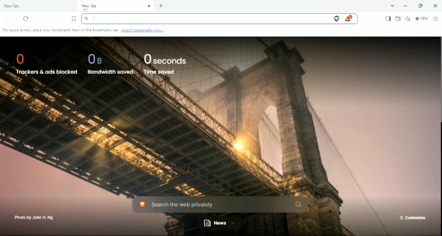  I want to click on Close, so click(435, 5).